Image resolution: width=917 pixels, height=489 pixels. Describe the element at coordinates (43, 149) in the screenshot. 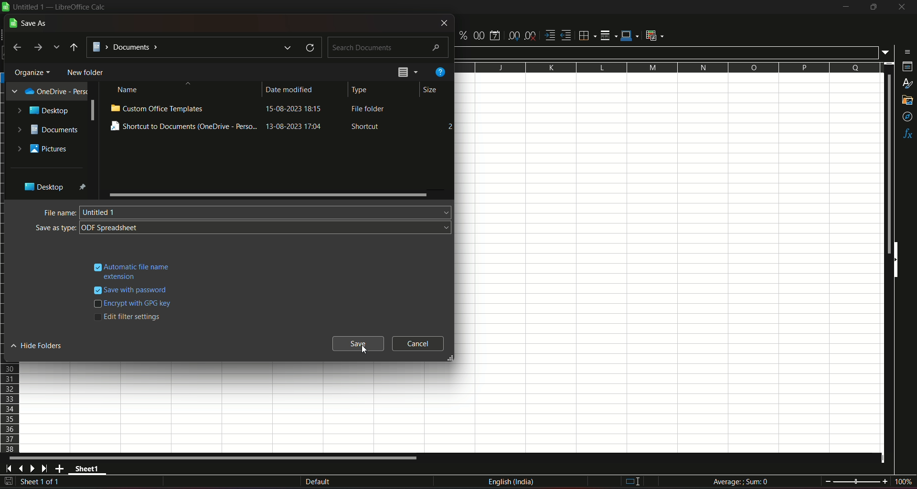

I see `pictures` at that location.